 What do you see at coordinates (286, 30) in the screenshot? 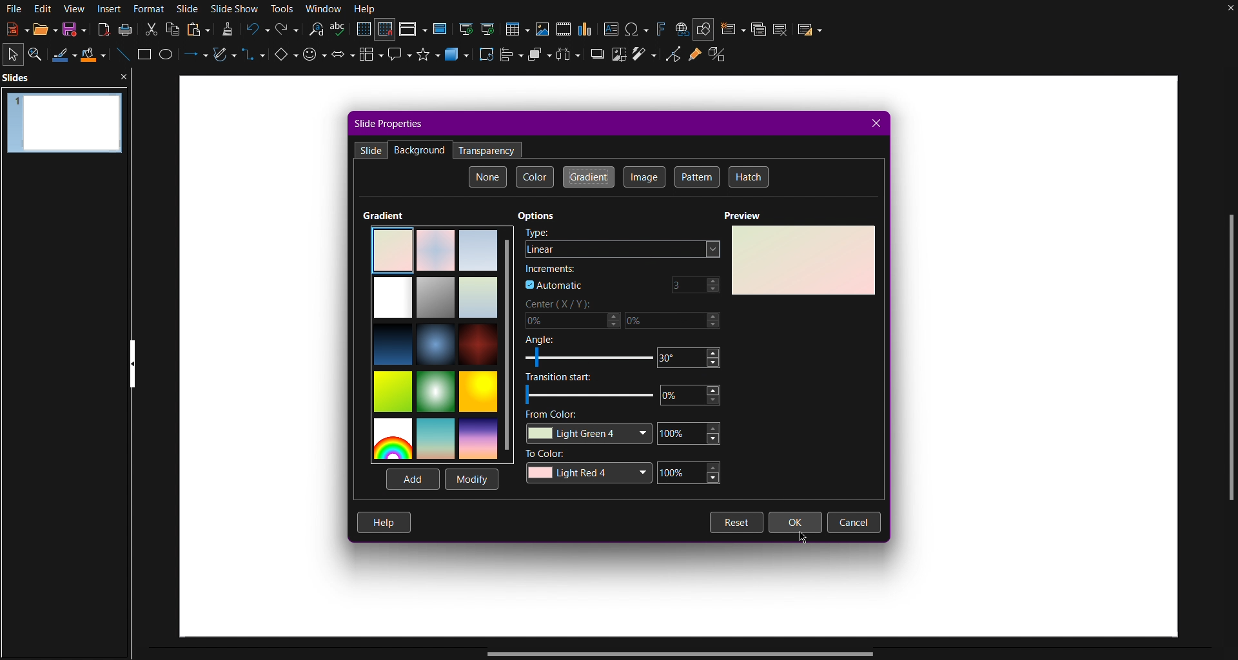
I see `Redo` at bounding box center [286, 30].